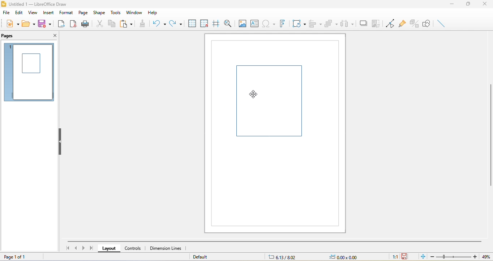 This screenshot has height=261, width=493. What do you see at coordinates (332, 24) in the screenshot?
I see `arrange` at bounding box center [332, 24].